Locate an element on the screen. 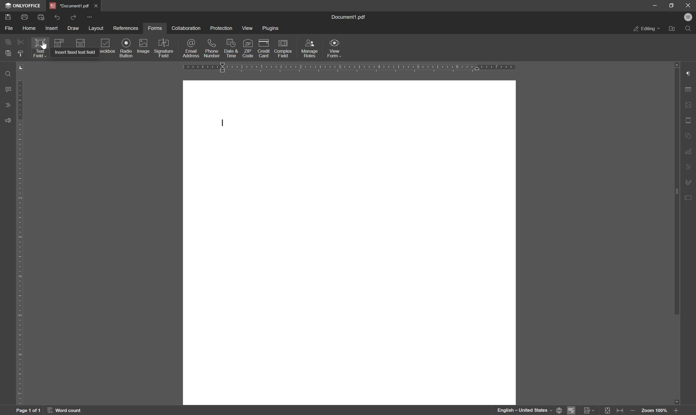  fit to width is located at coordinates (621, 411).